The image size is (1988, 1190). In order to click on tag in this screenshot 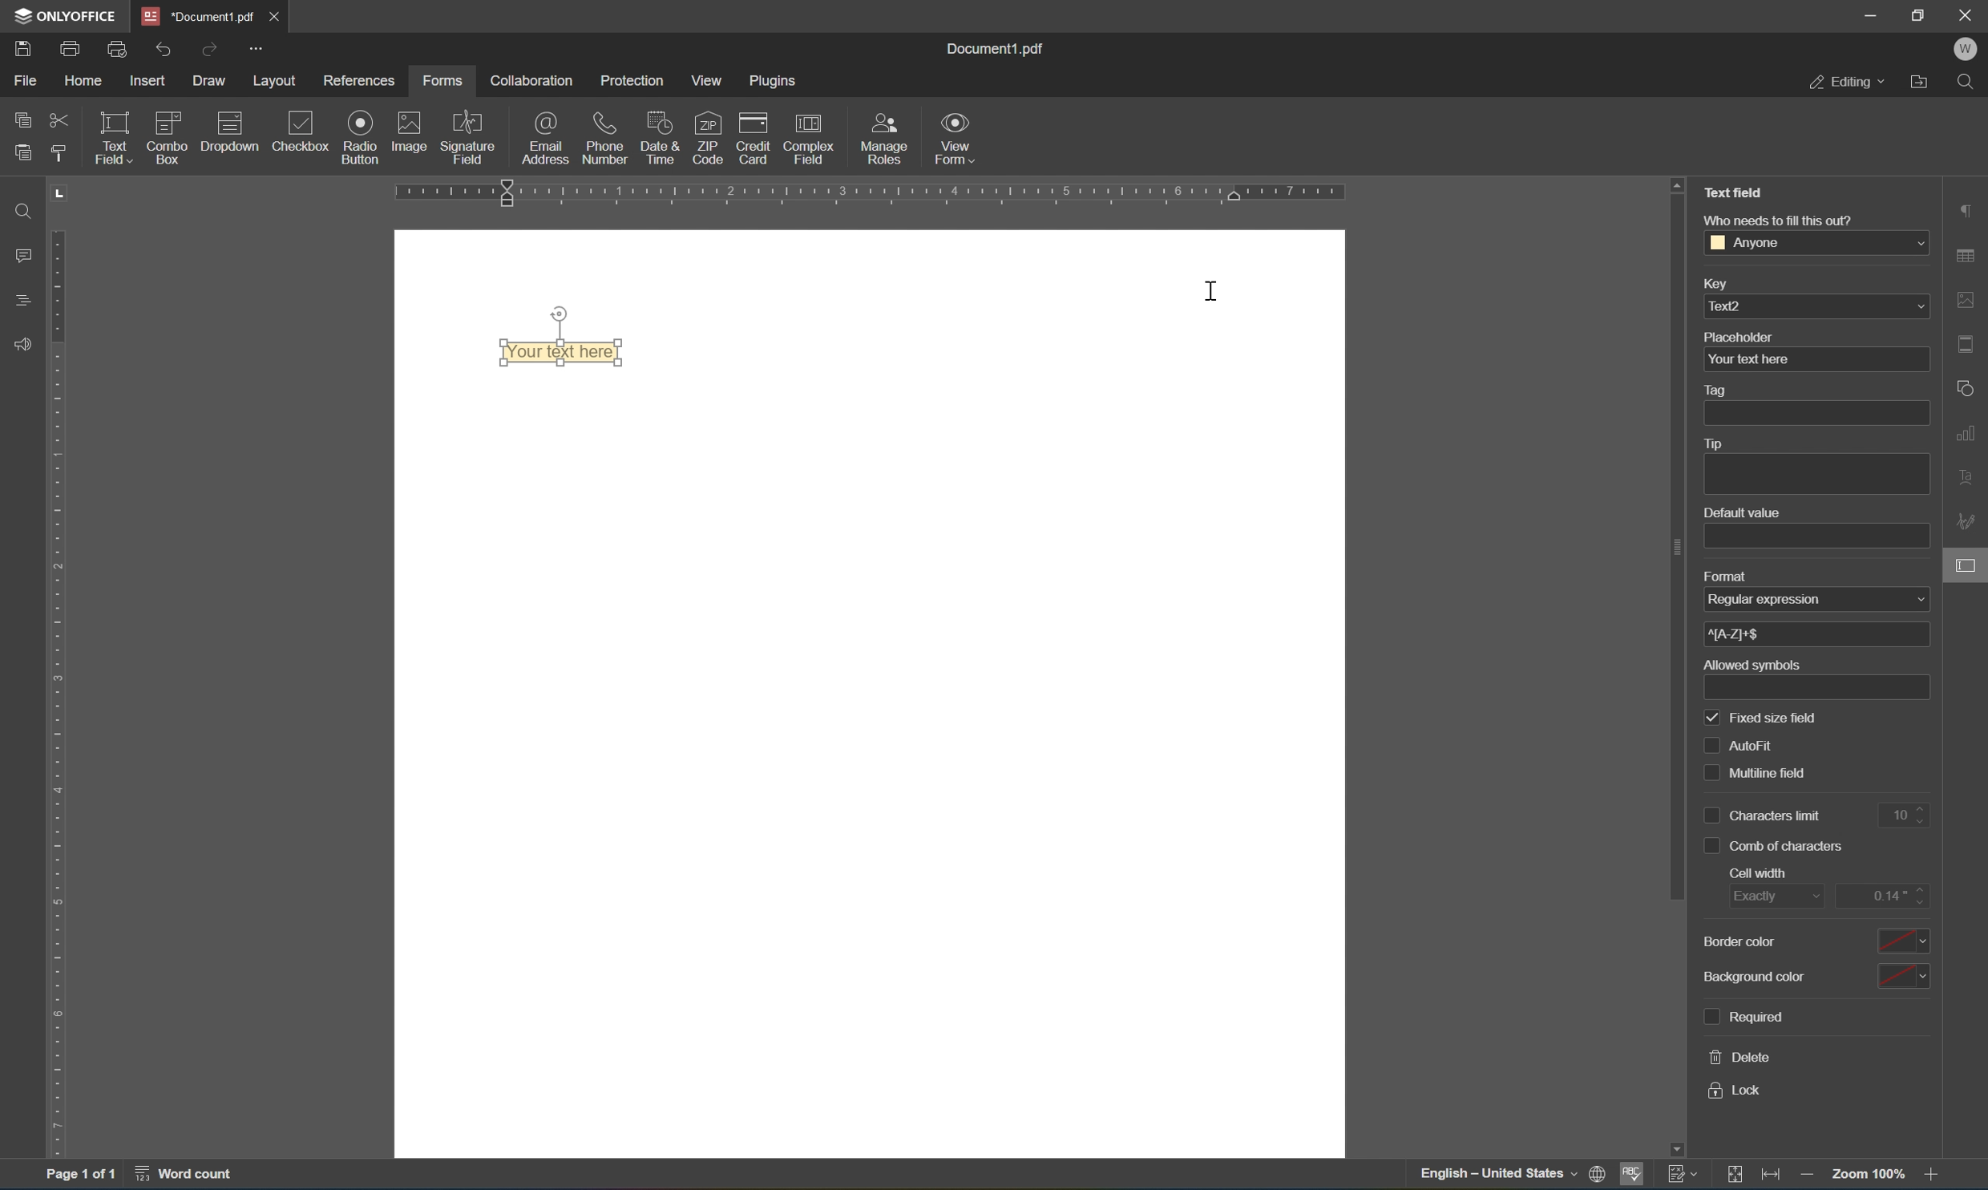, I will do `click(1722, 388)`.